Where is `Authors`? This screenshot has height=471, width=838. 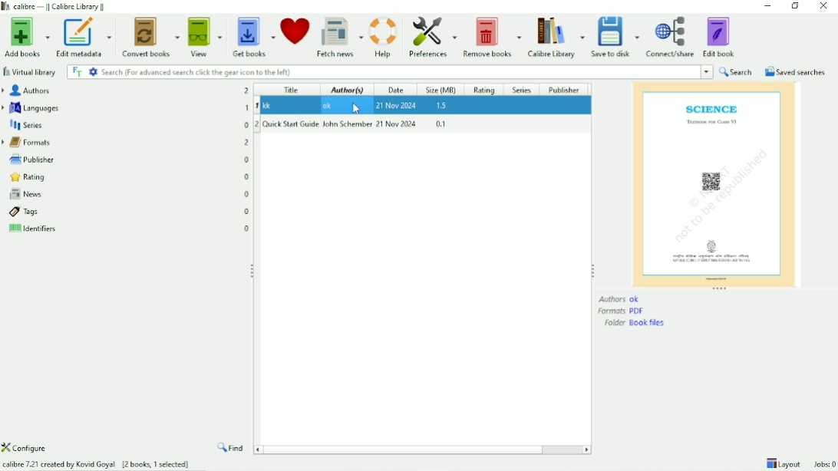
Authors is located at coordinates (625, 298).